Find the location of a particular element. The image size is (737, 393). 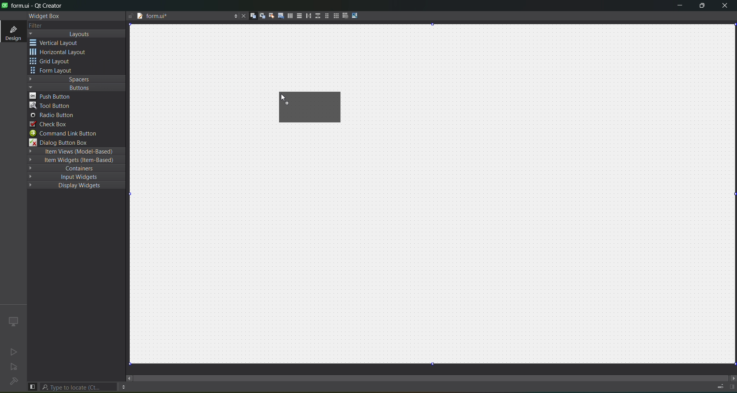

item widgets is located at coordinates (75, 162).